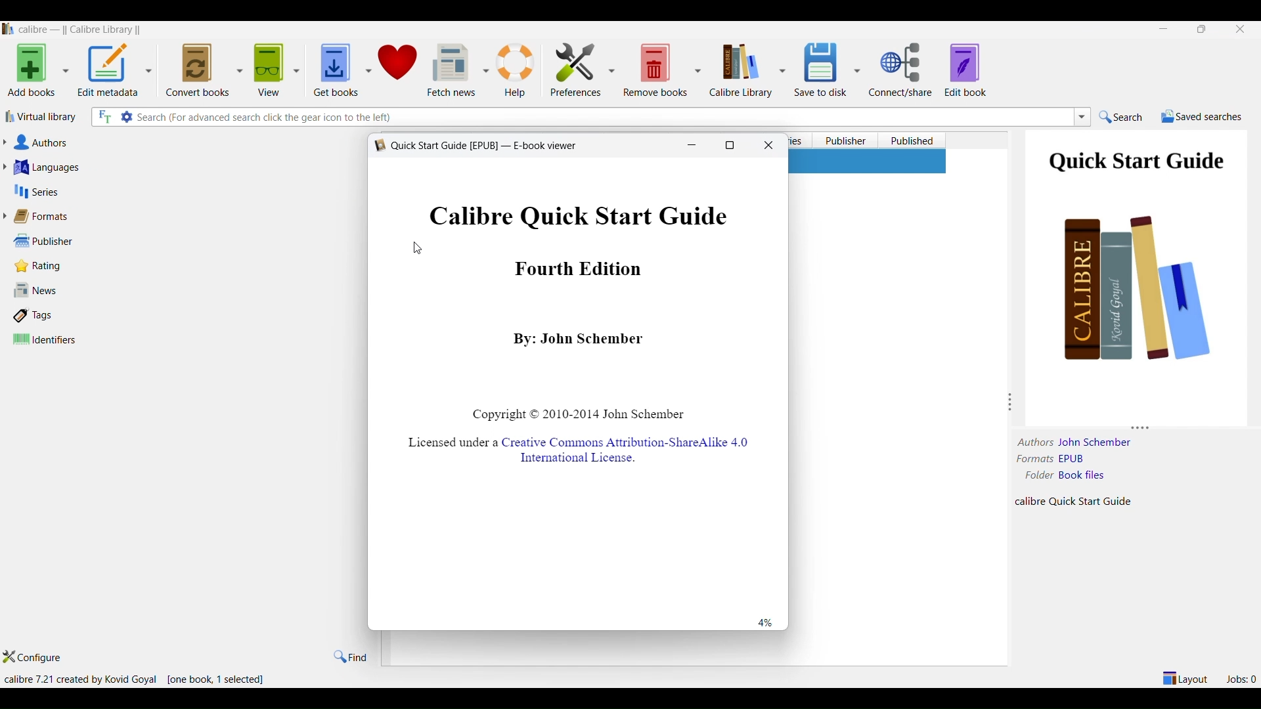  What do you see at coordinates (1143, 424) in the screenshot?
I see `resize` at bounding box center [1143, 424].